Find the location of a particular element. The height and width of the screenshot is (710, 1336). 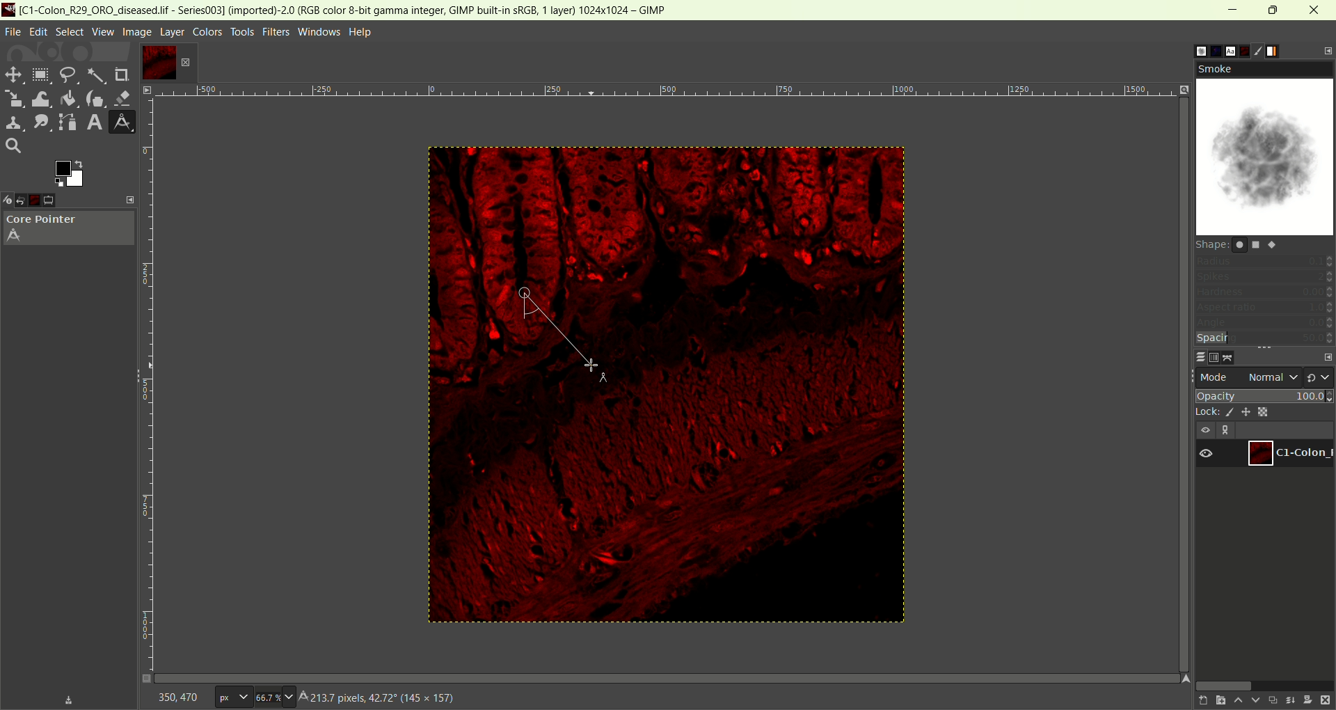

smoke is located at coordinates (1264, 148).